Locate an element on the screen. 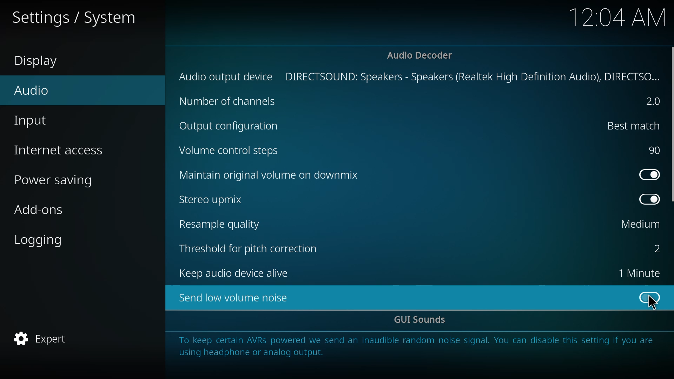  2 is located at coordinates (654, 249).